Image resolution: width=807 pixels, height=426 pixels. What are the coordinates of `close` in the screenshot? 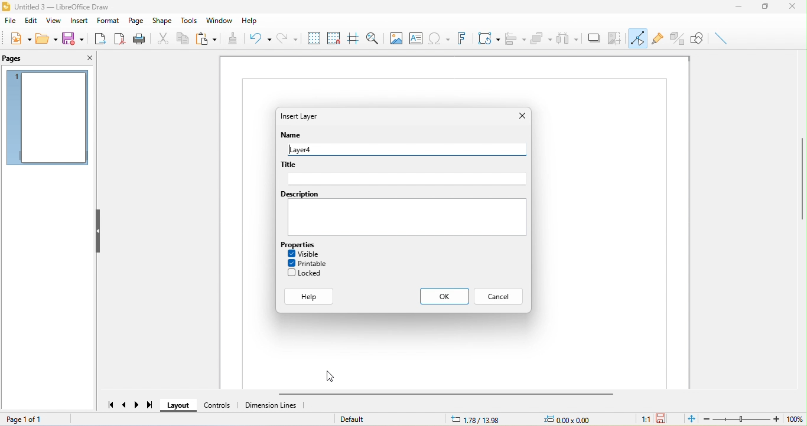 It's located at (792, 7).